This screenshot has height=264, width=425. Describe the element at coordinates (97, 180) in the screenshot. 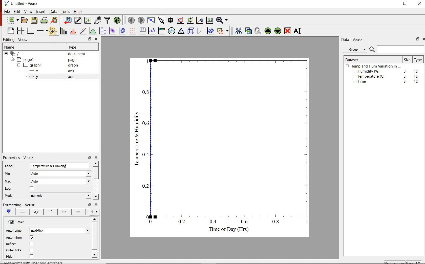

I see `scroll bar` at that location.